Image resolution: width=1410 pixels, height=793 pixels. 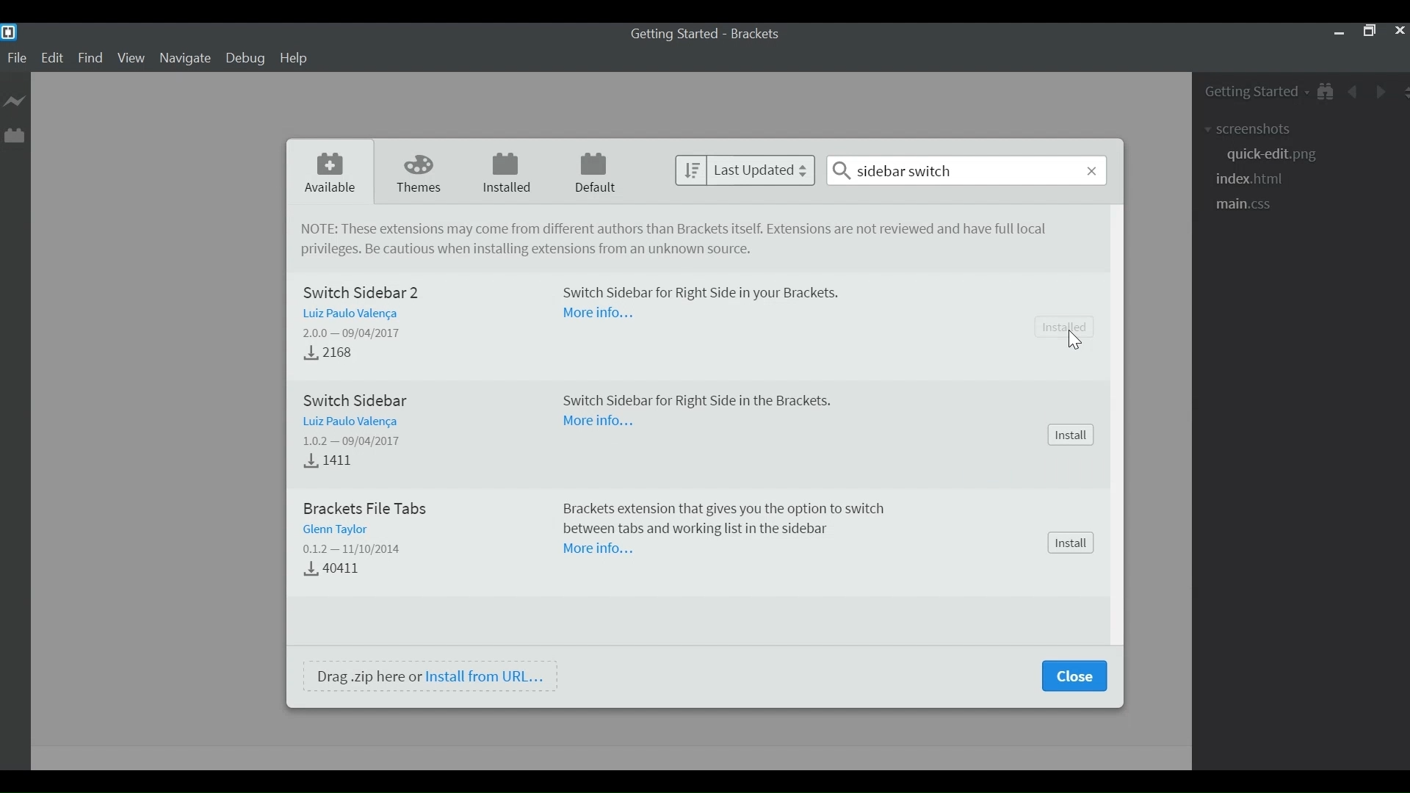 I want to click on more information, so click(x=594, y=314).